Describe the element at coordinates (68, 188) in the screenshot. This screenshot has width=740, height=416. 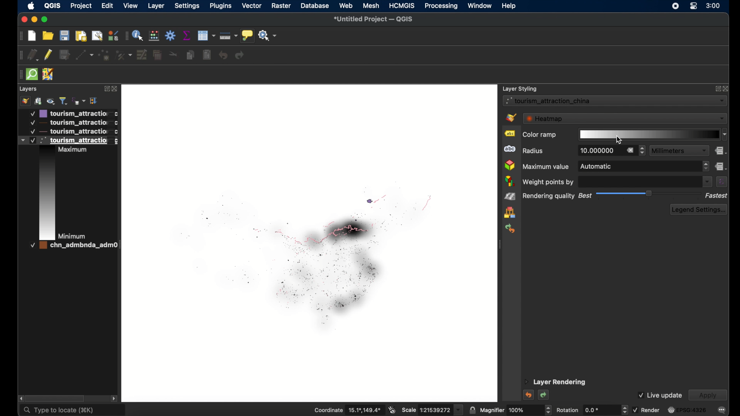
I see `layer 3` at that location.